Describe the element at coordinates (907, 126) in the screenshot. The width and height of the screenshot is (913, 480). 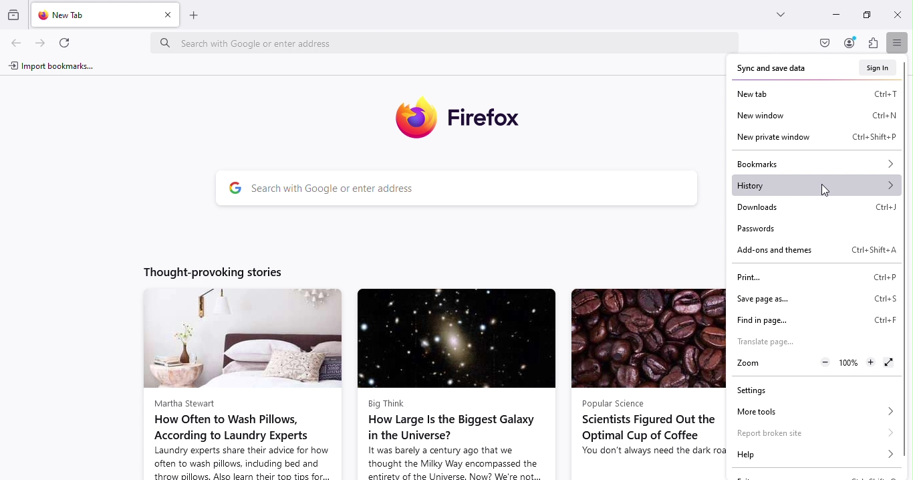
I see `vertical scrollbar` at that location.